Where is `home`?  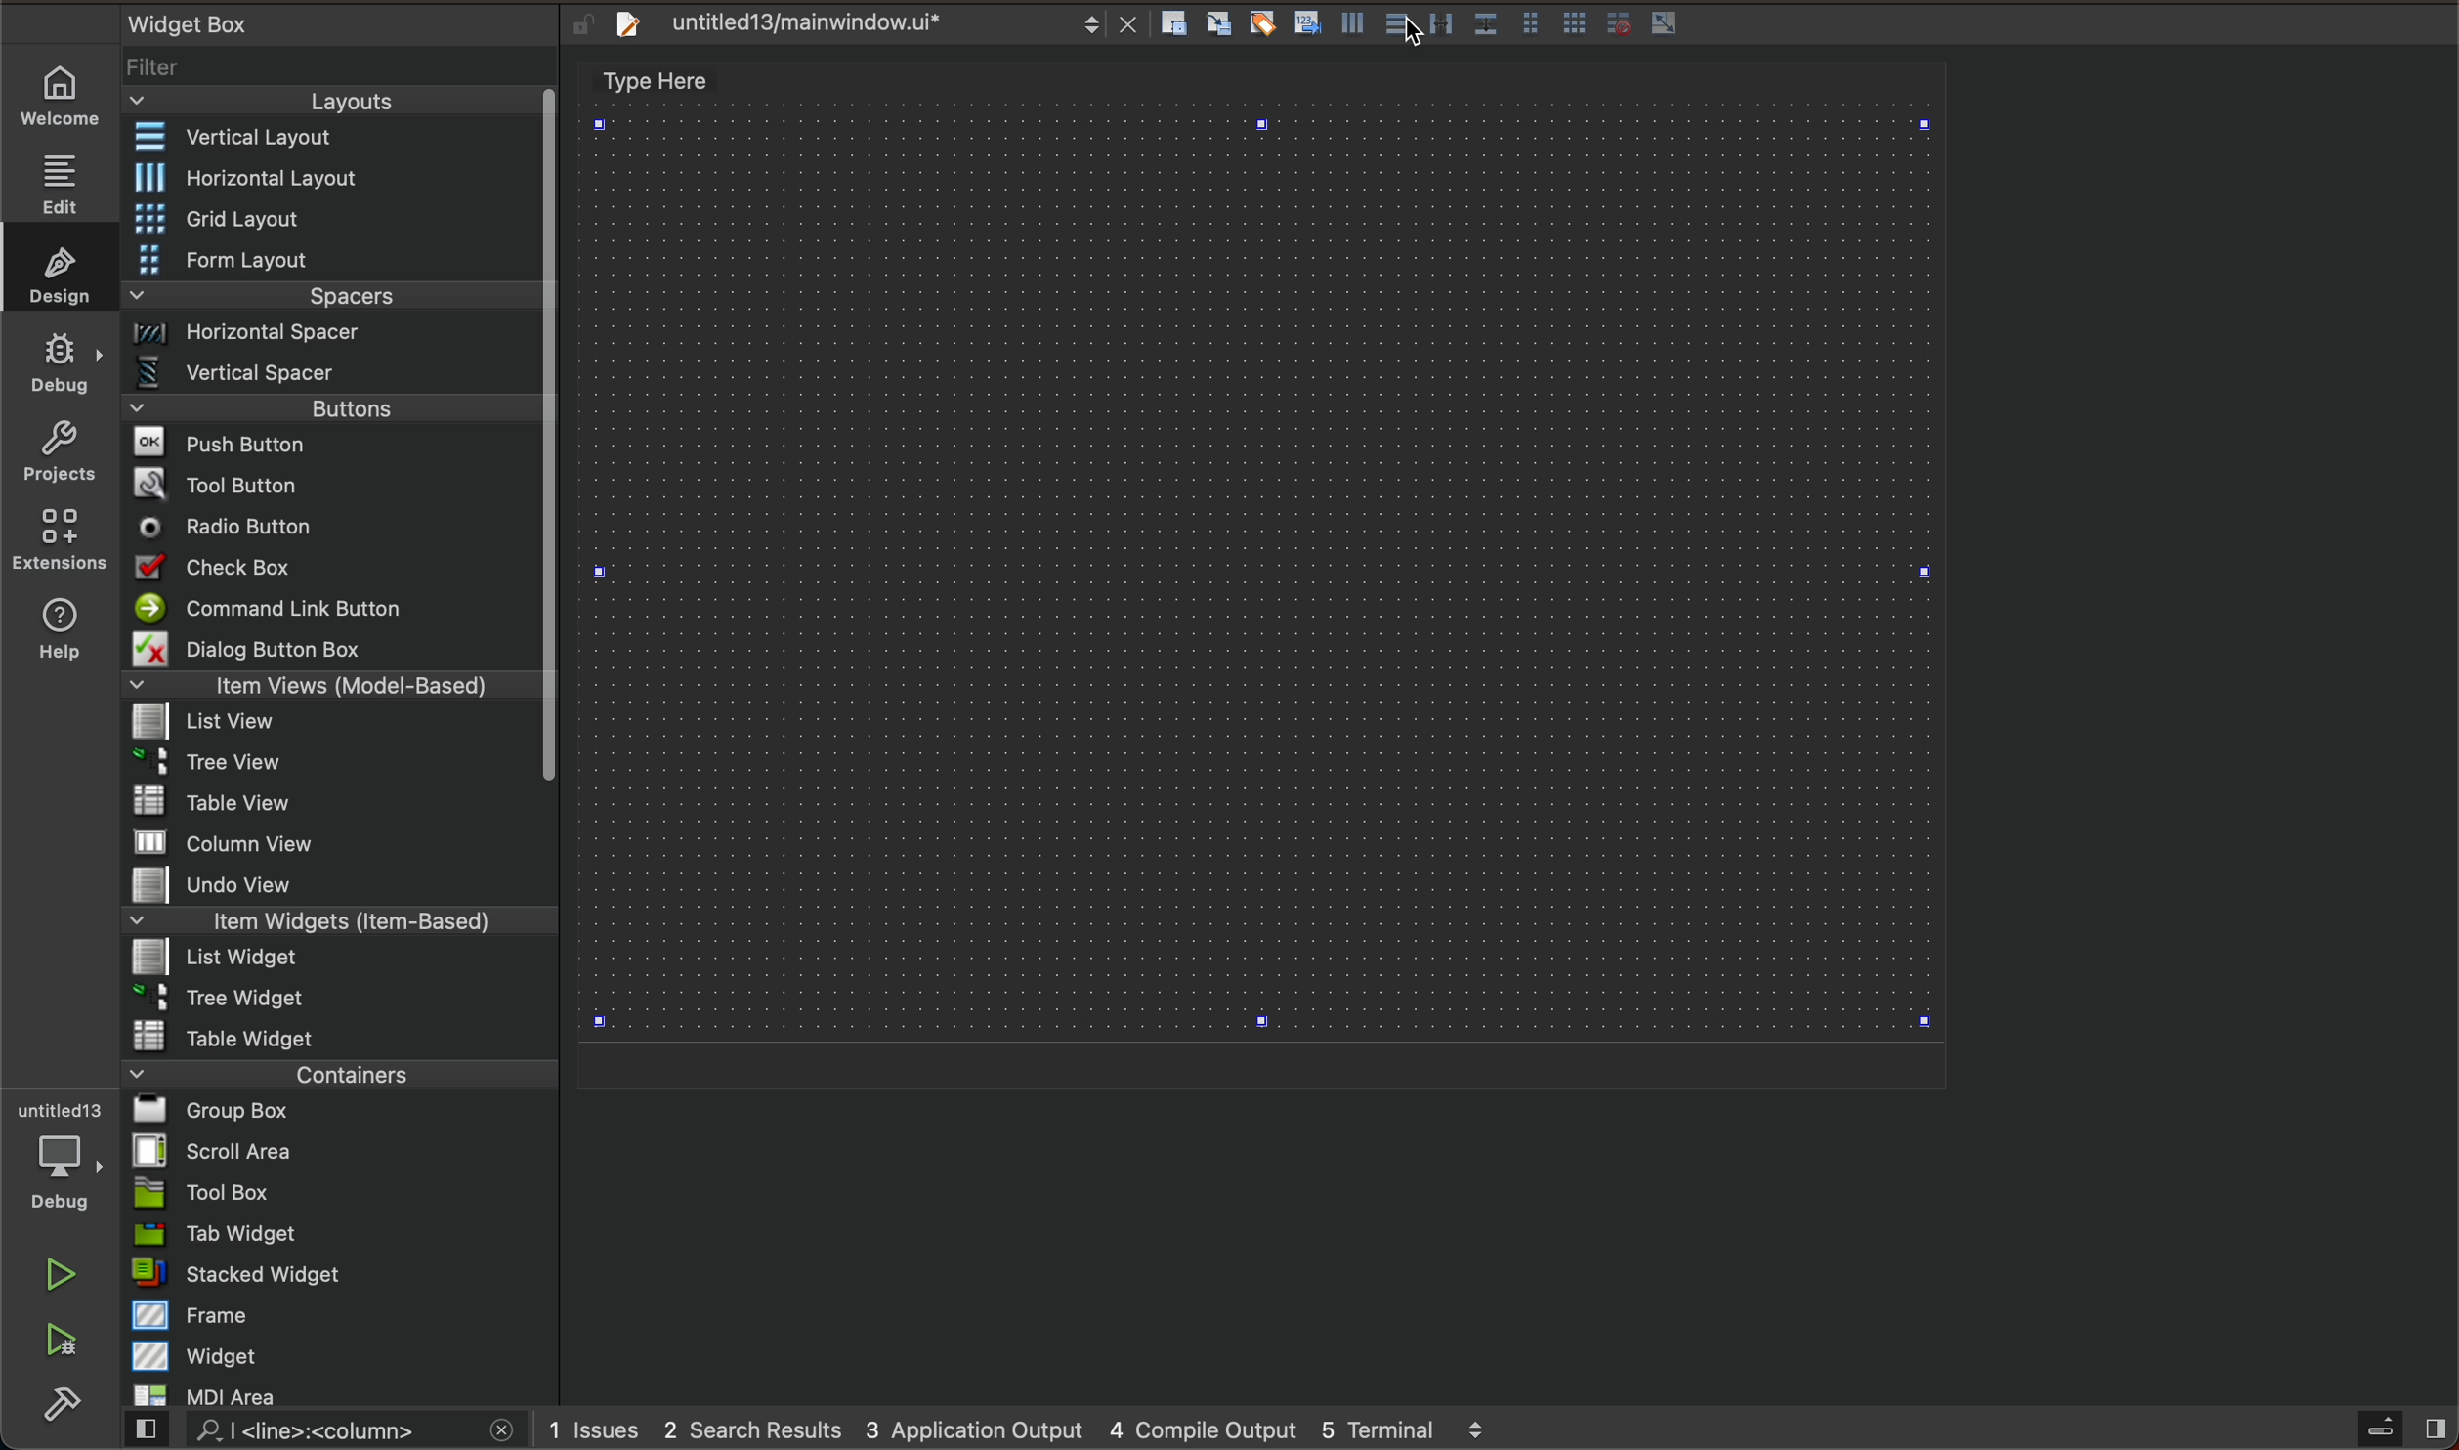 home is located at coordinates (64, 98).